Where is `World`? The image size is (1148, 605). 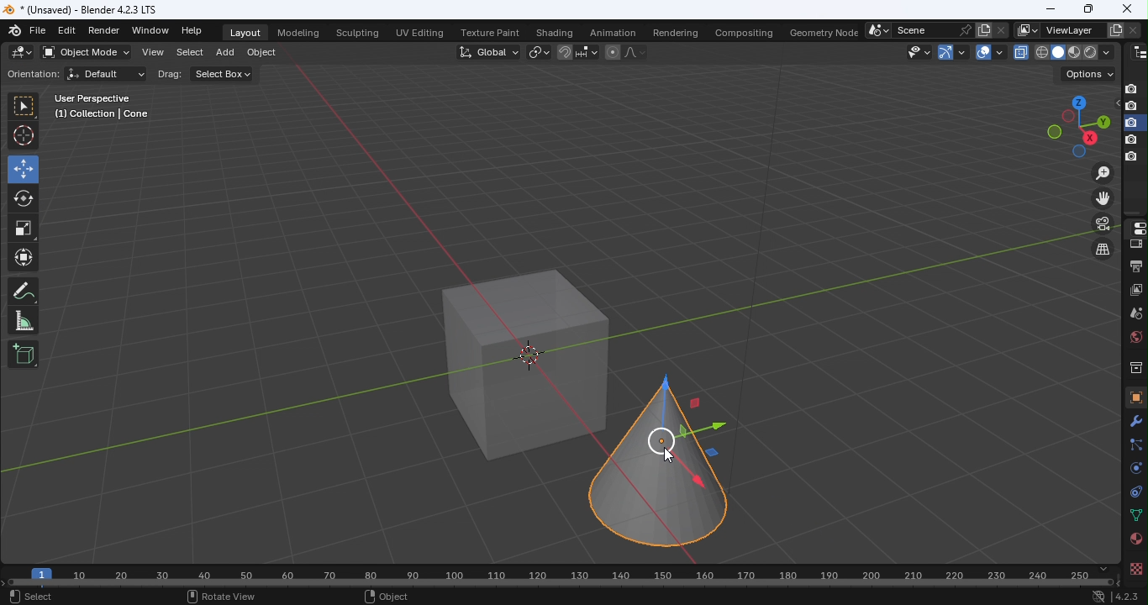 World is located at coordinates (1134, 337).